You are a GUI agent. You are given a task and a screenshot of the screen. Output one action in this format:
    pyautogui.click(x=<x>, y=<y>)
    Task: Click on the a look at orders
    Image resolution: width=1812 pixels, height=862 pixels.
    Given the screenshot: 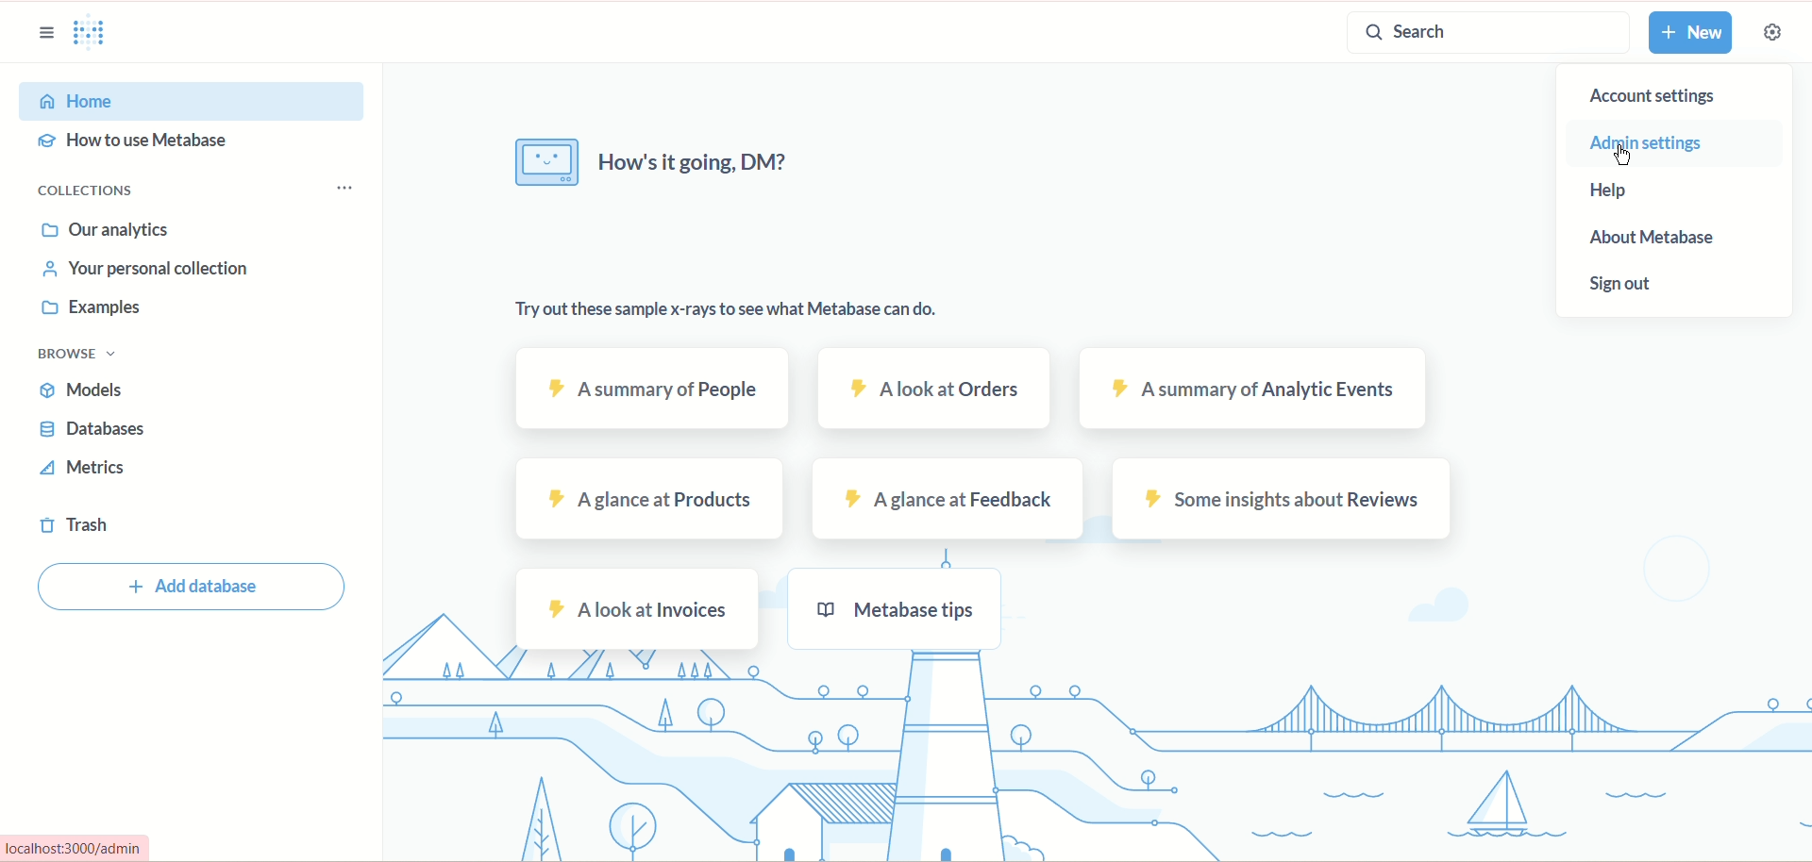 What is the action you would take?
    pyautogui.click(x=931, y=386)
    